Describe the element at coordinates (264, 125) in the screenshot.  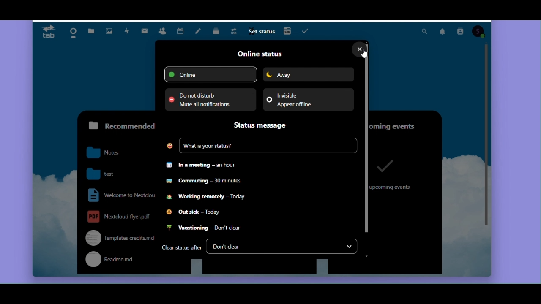
I see `Status message` at that location.